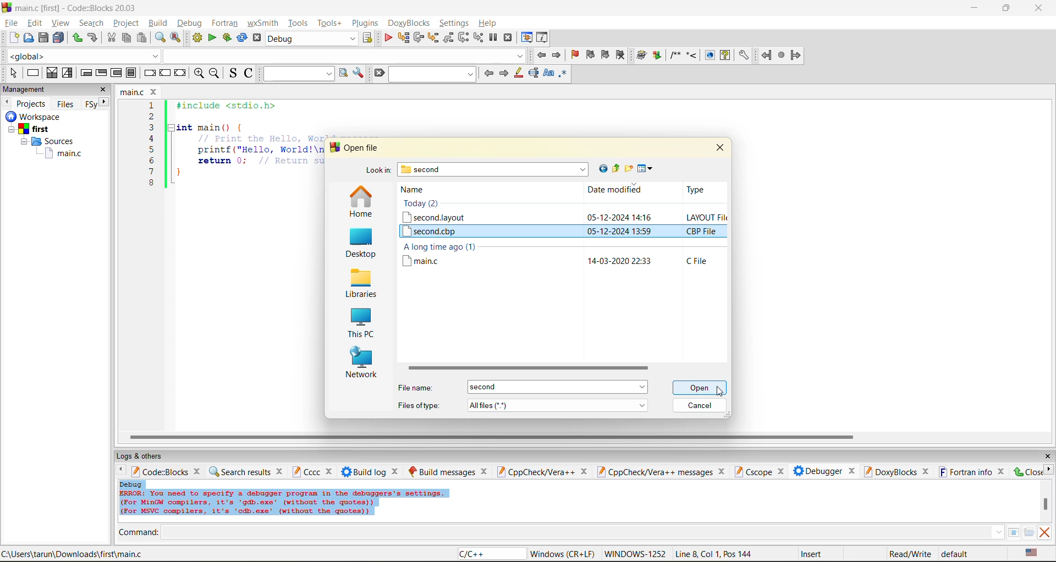 The image size is (1056, 562). What do you see at coordinates (86, 73) in the screenshot?
I see `entry condition loop` at bounding box center [86, 73].